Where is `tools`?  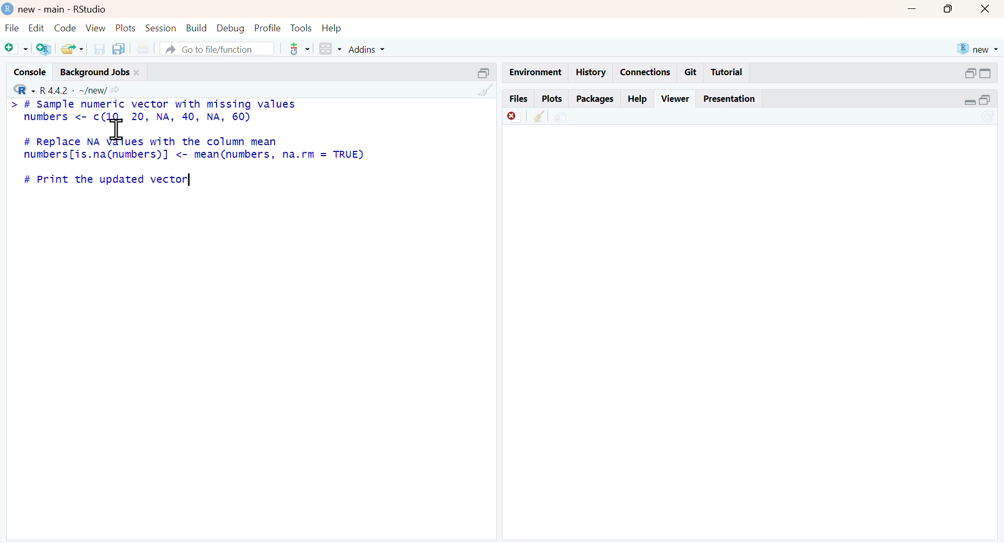
tools is located at coordinates (301, 28).